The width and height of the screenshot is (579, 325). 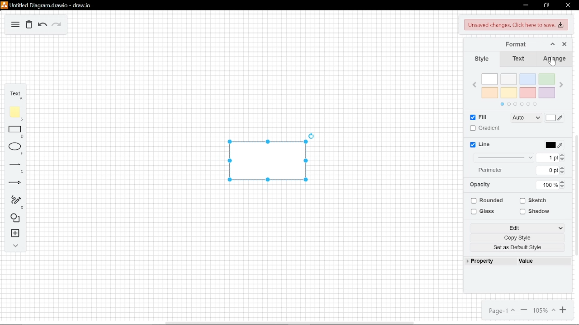 What do you see at coordinates (562, 84) in the screenshot?
I see `next` at bounding box center [562, 84].